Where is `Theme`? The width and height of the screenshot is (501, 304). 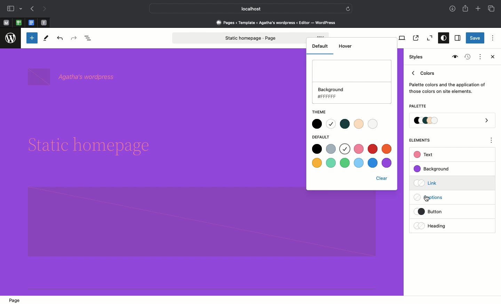
Theme is located at coordinates (323, 111).